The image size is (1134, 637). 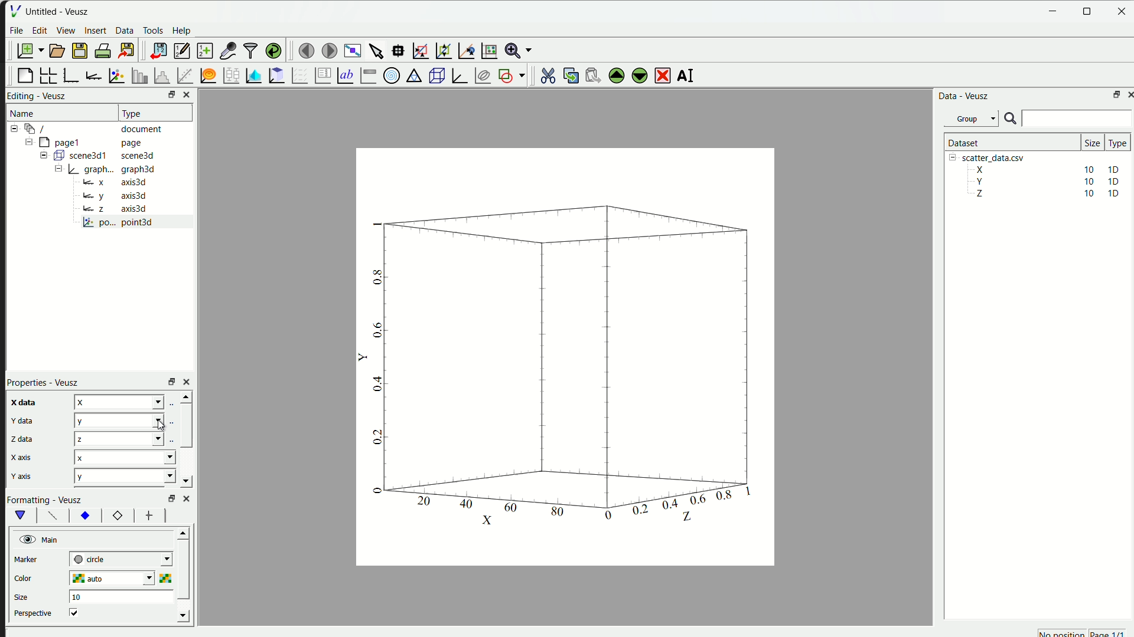 I want to click on save a document, so click(x=78, y=51).